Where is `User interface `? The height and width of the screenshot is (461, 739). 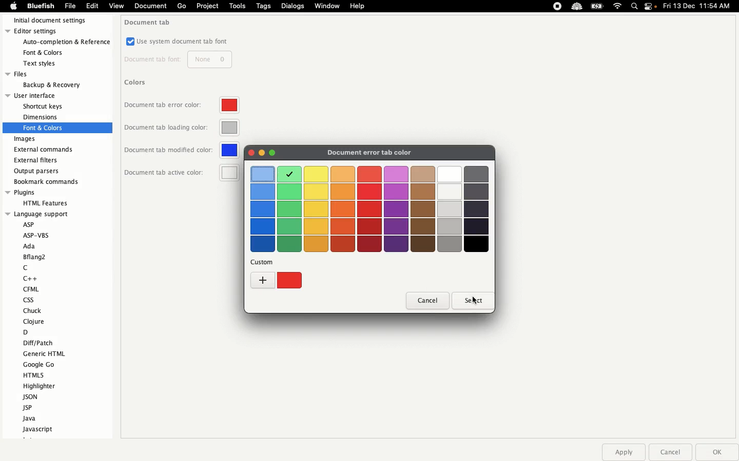 User interface  is located at coordinates (40, 95).